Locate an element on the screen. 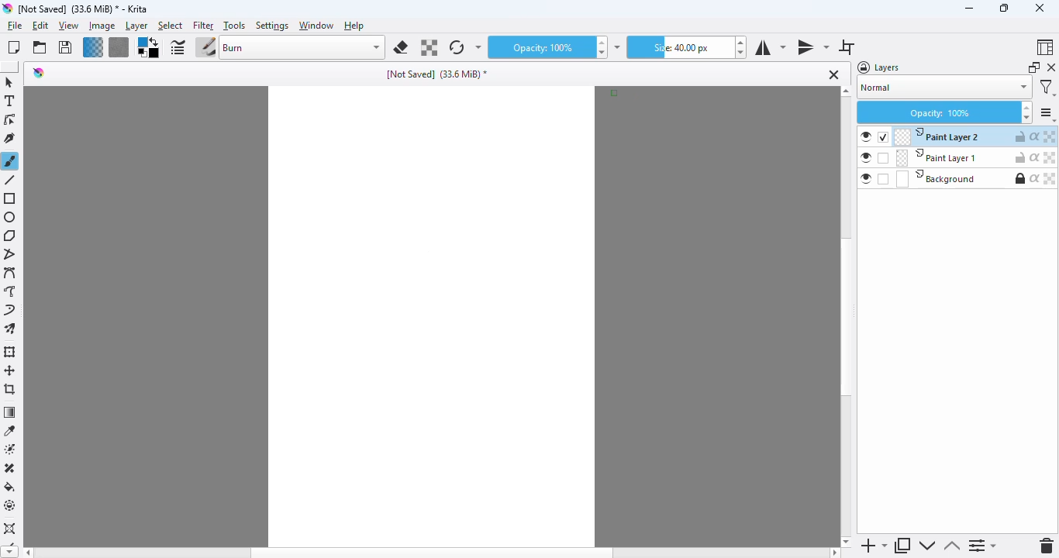  polygon tool is located at coordinates (10, 236).